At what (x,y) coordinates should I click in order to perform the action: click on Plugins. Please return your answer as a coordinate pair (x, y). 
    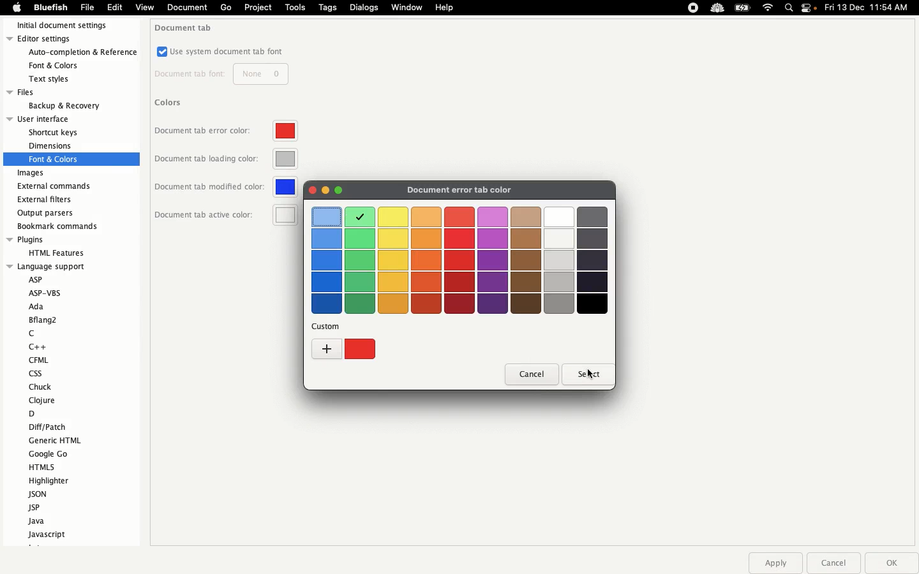
    Looking at the image, I should click on (47, 240).